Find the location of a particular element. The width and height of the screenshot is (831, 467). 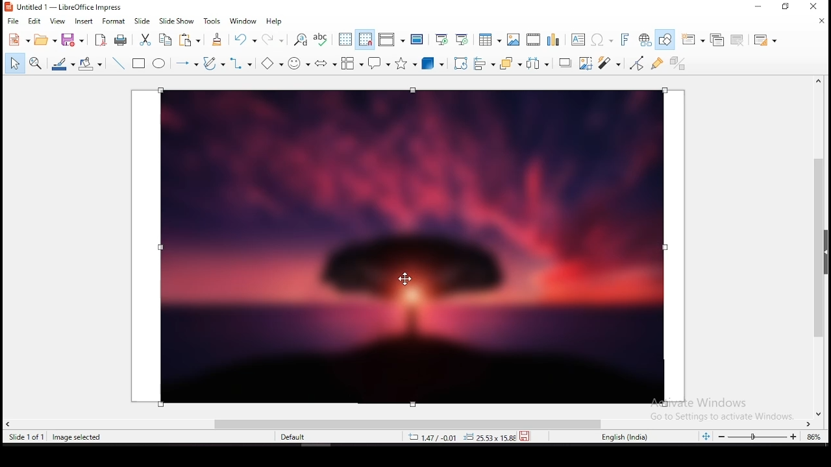

file is located at coordinates (12, 21).